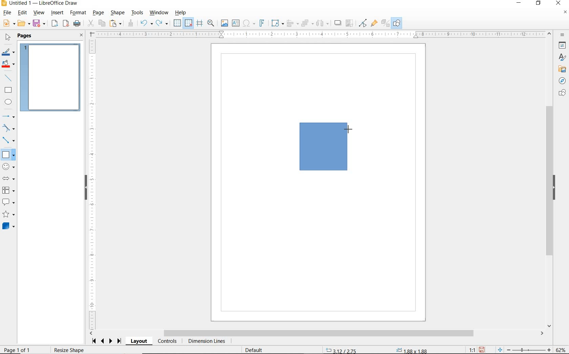 The height and width of the screenshot is (354, 569). What do you see at coordinates (8, 141) in the screenshot?
I see `CONNECTORS` at bounding box center [8, 141].